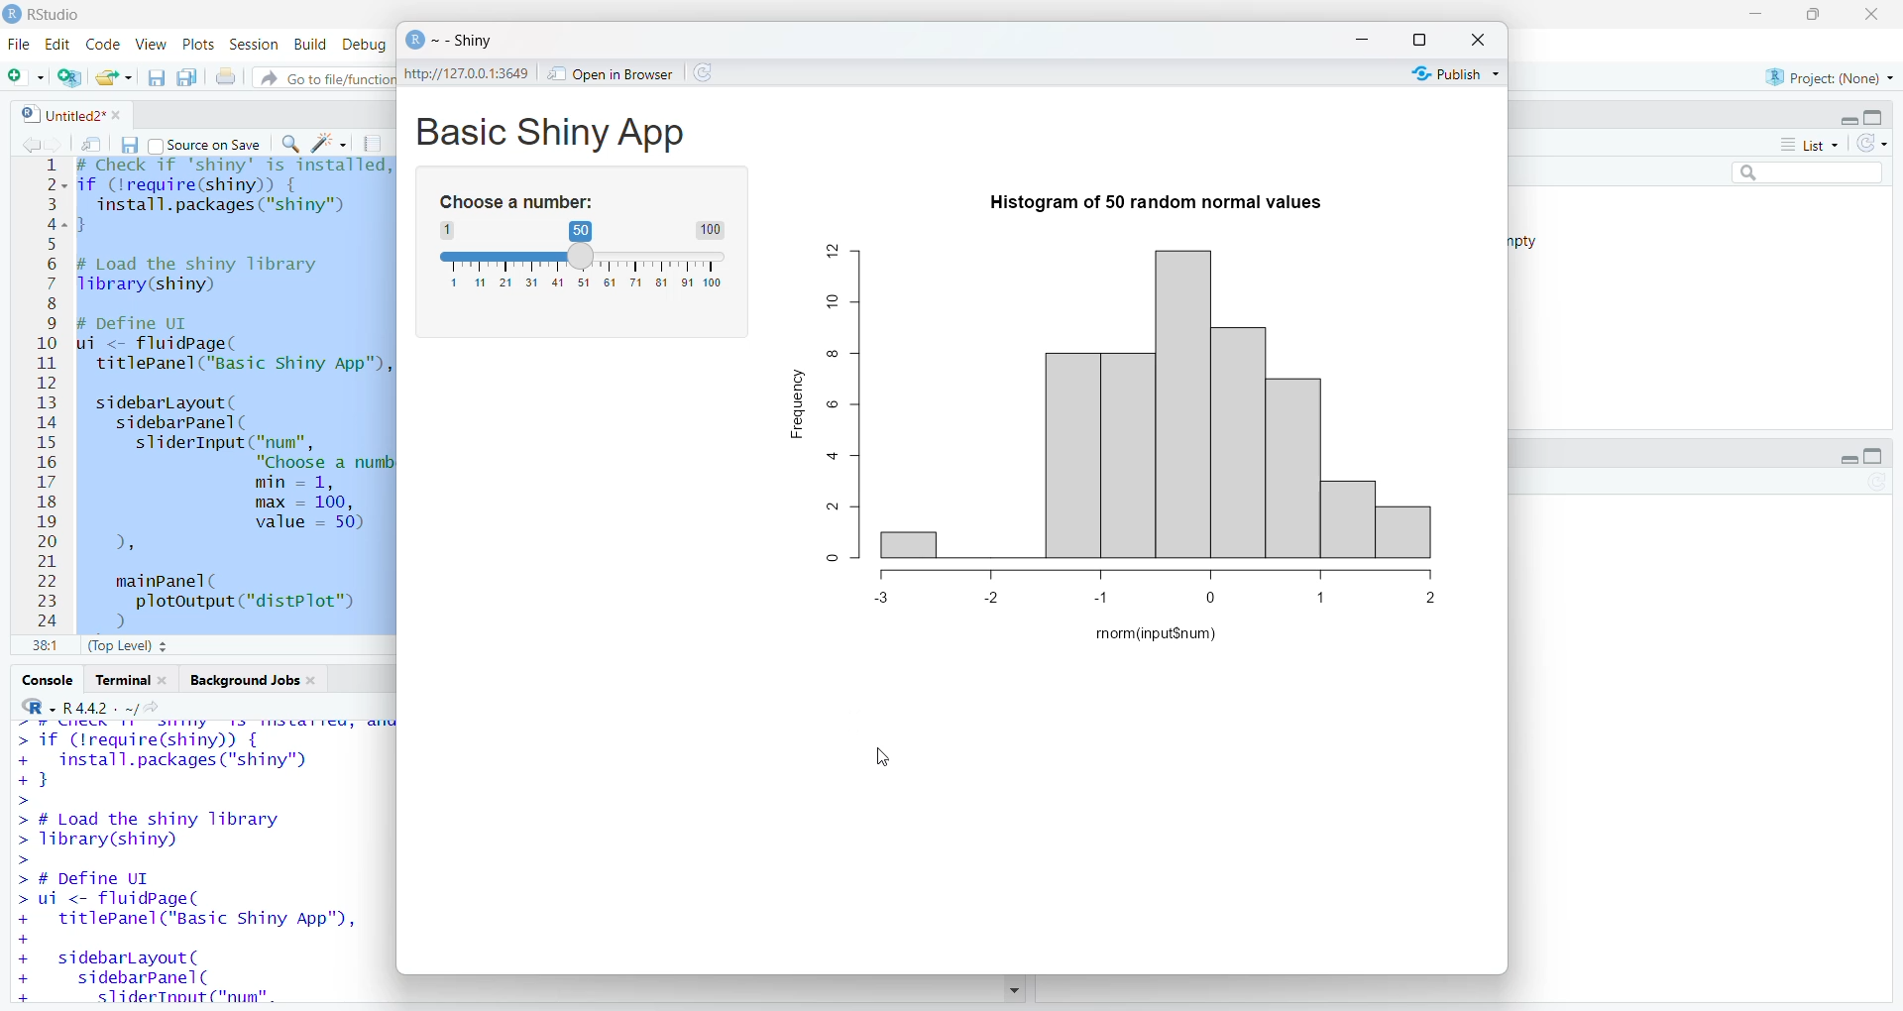 Image resolution: width=1903 pixels, height=1011 pixels. Describe the element at coordinates (54, 145) in the screenshot. I see `forward` at that location.